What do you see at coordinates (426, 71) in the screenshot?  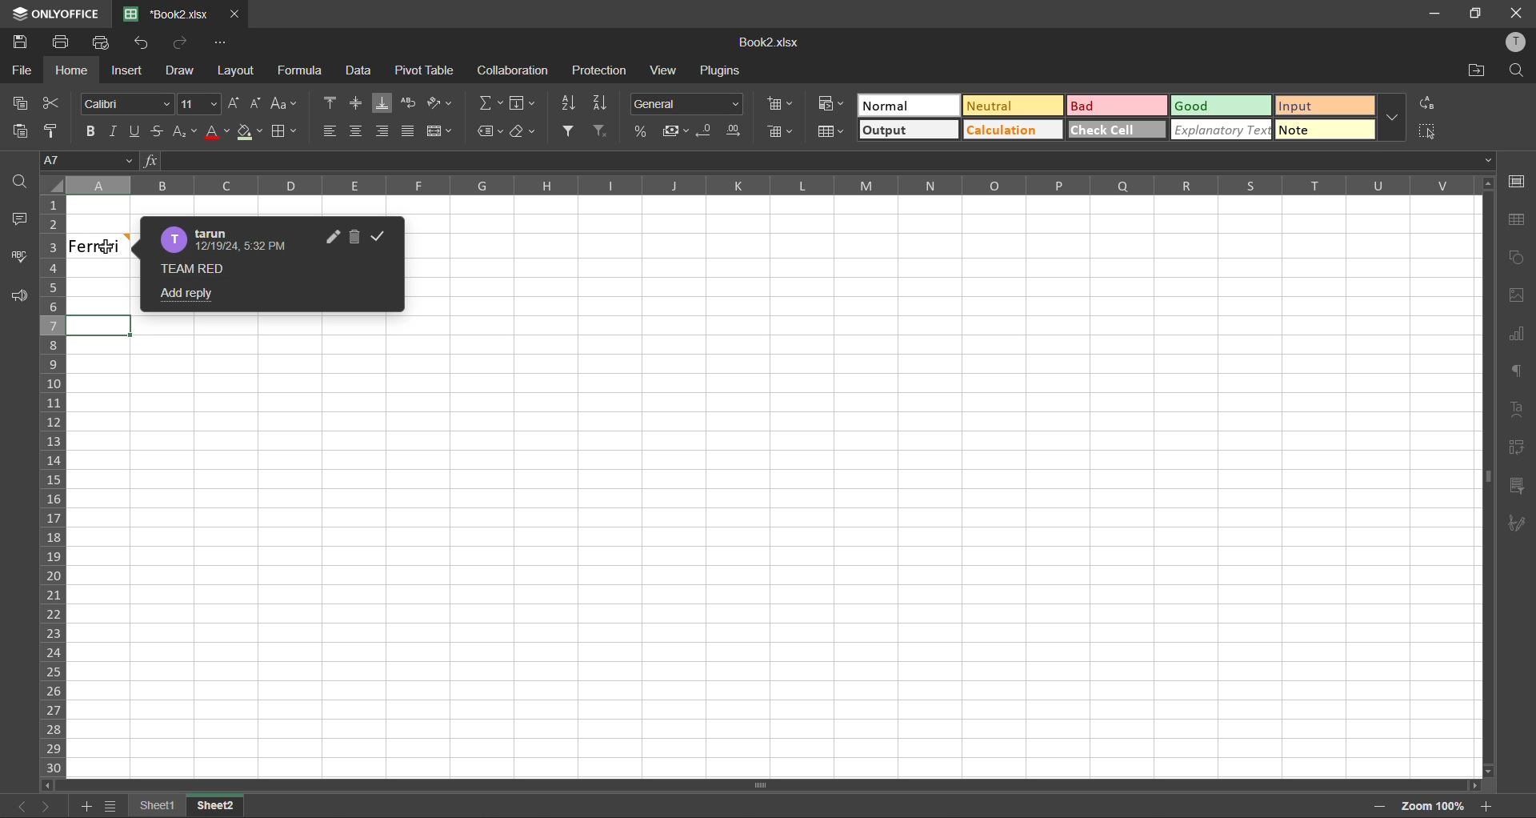 I see `pivot table` at bounding box center [426, 71].